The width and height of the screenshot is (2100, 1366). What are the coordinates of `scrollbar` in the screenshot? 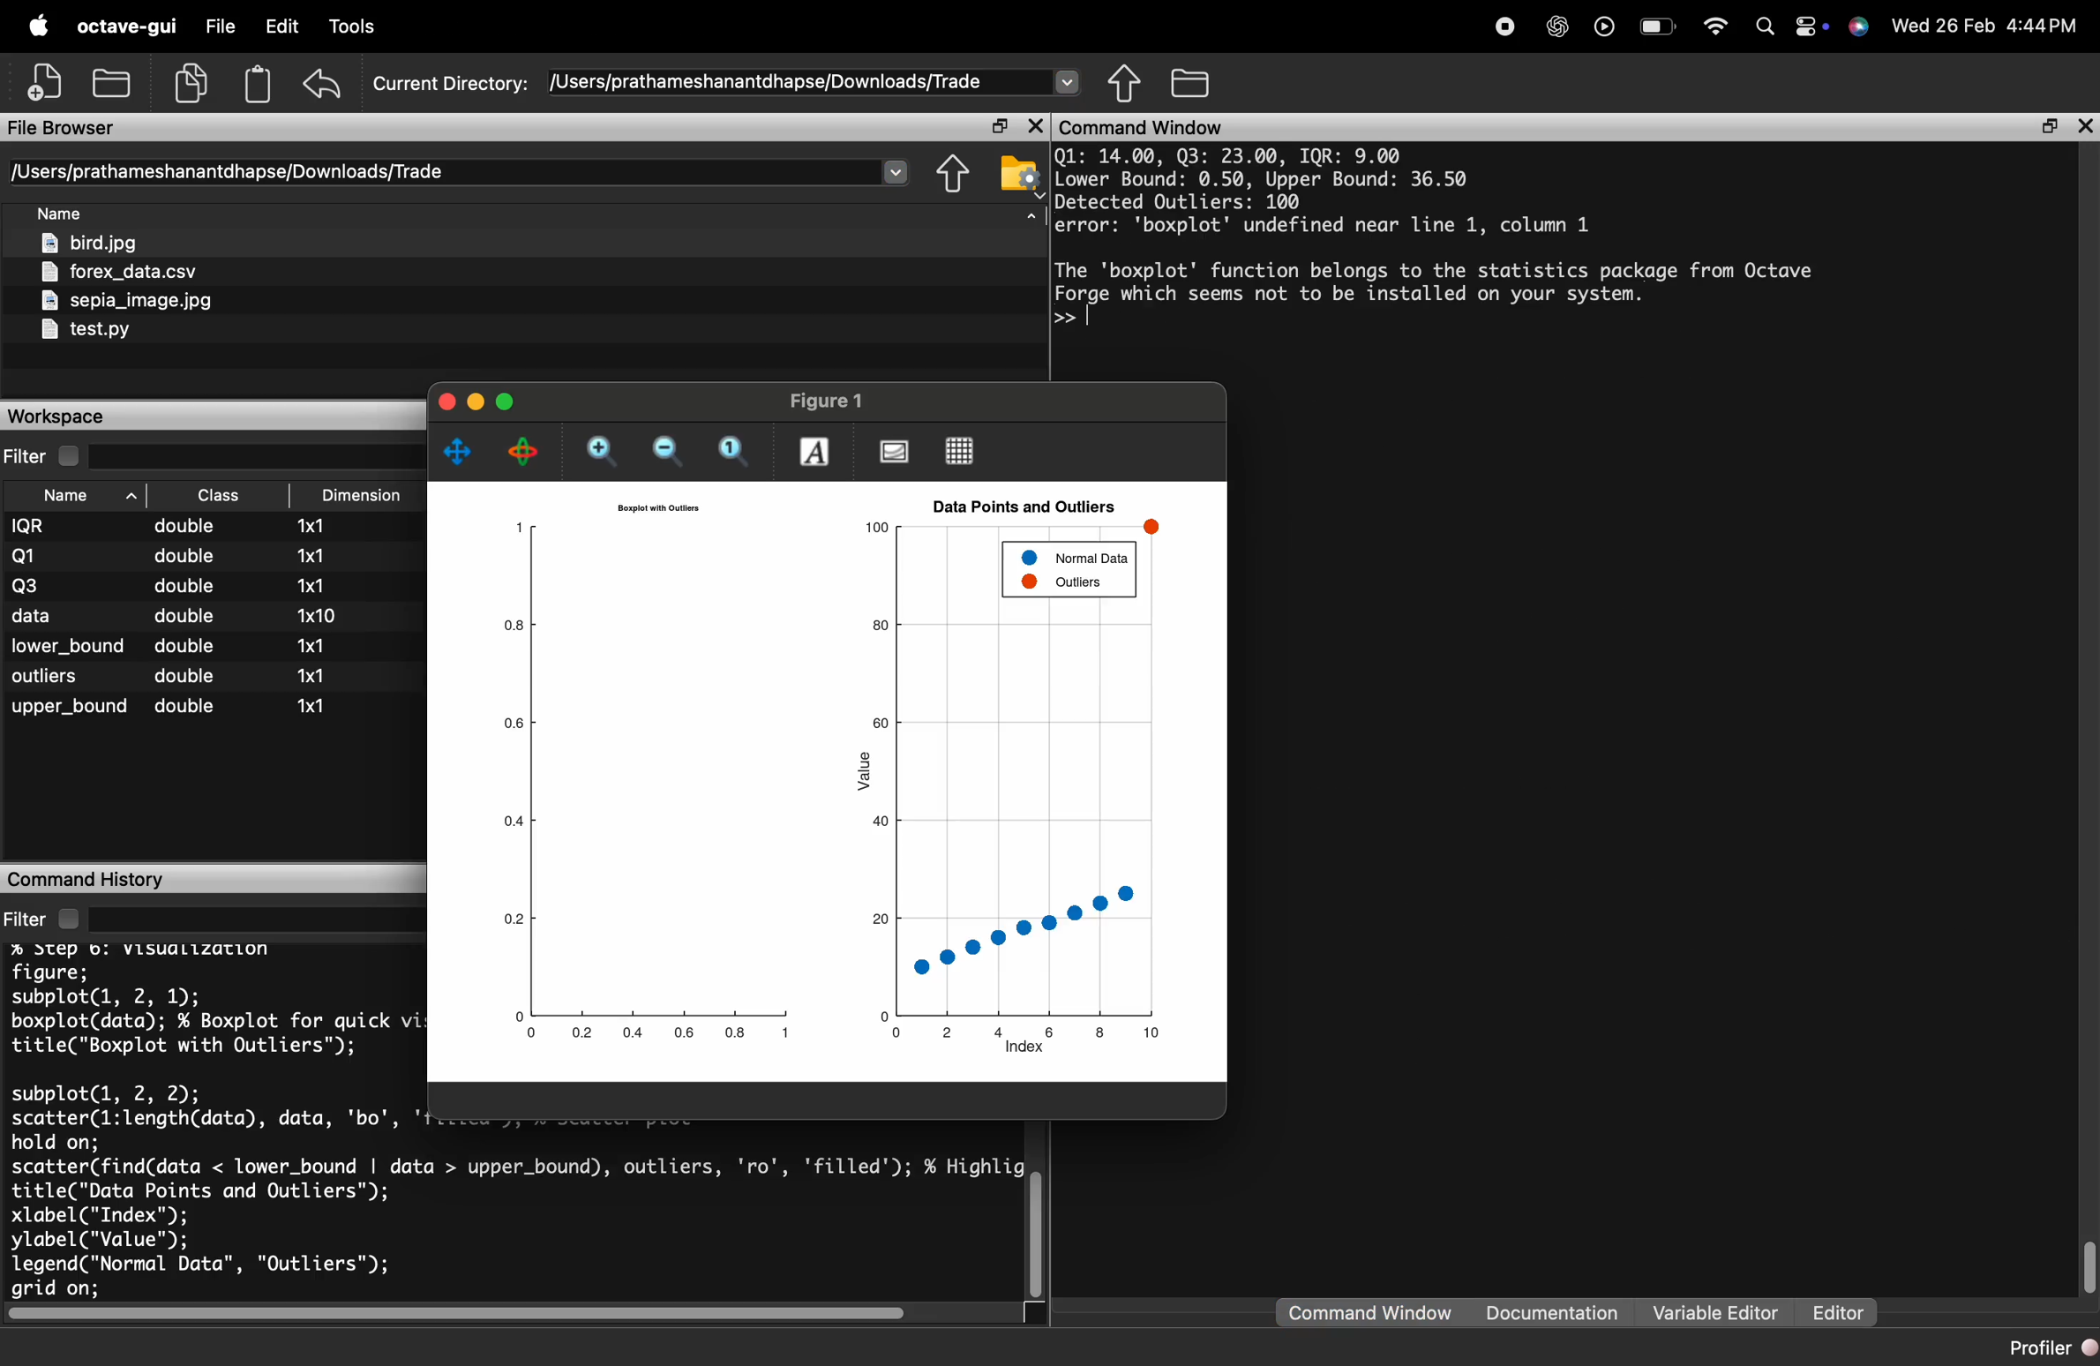 It's located at (1038, 1233).